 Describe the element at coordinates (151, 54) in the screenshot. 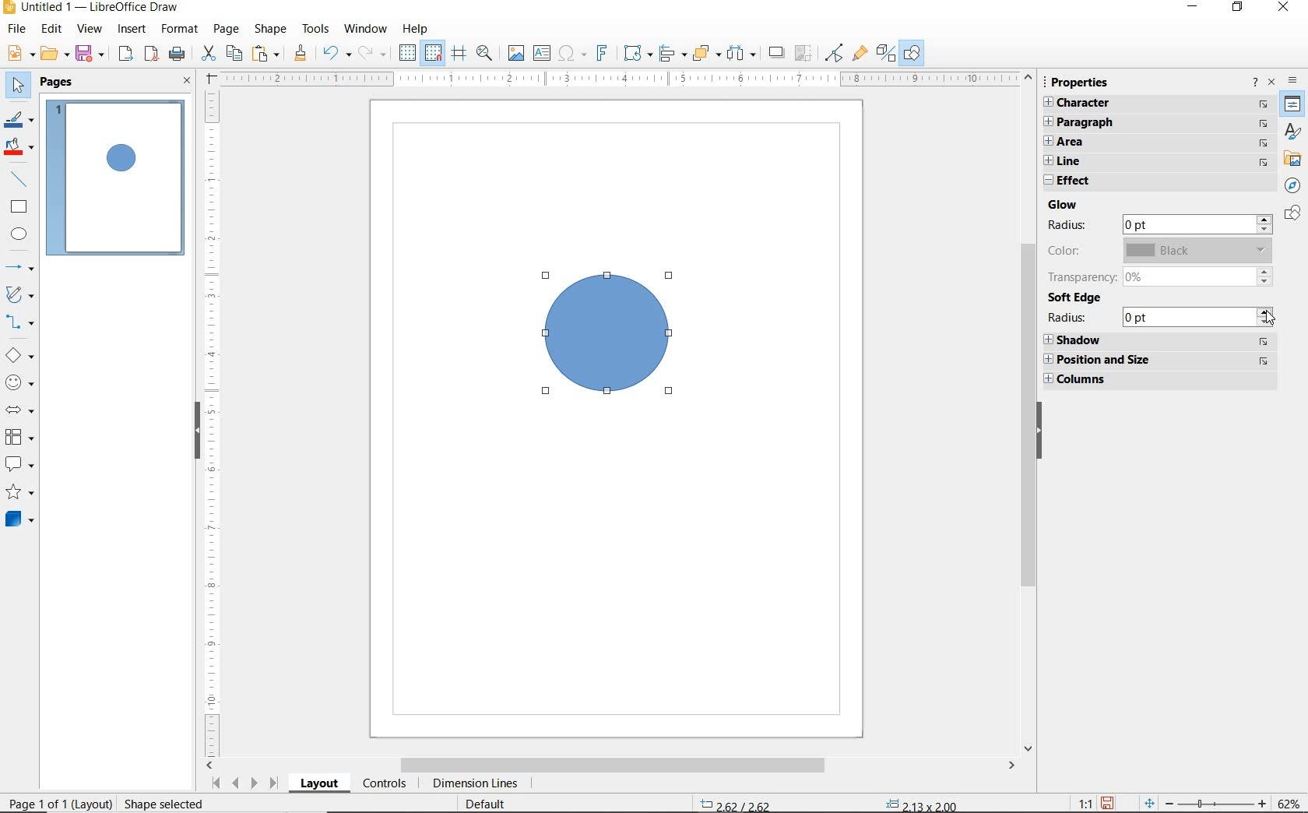

I see `EXPORT AS PDF` at that location.